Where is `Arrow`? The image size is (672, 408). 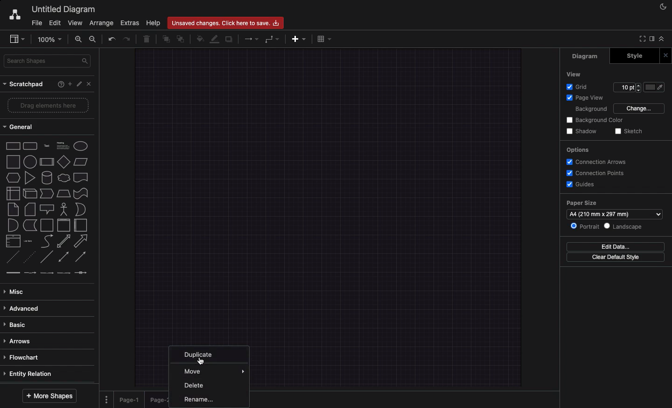 Arrow is located at coordinates (251, 39).